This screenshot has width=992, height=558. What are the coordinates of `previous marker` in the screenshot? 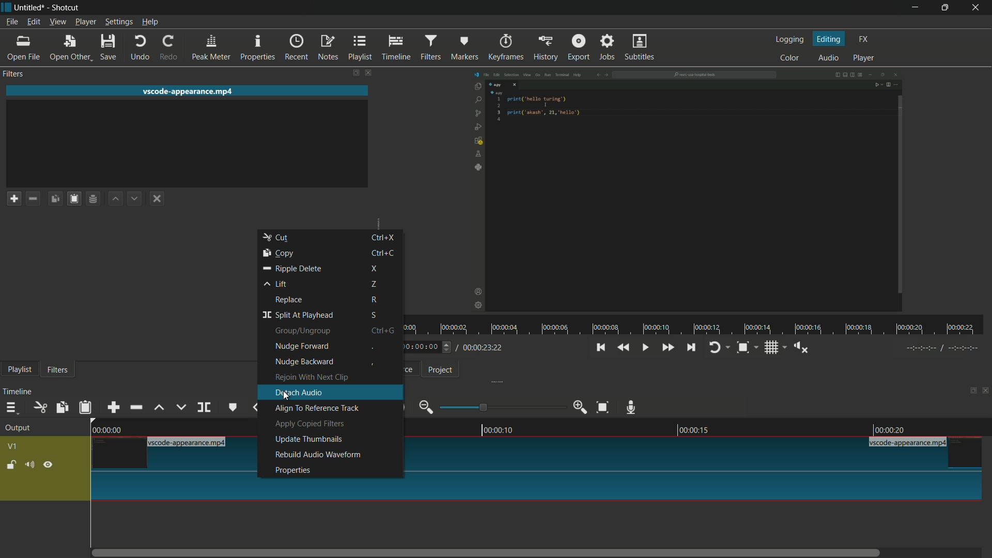 It's located at (255, 408).